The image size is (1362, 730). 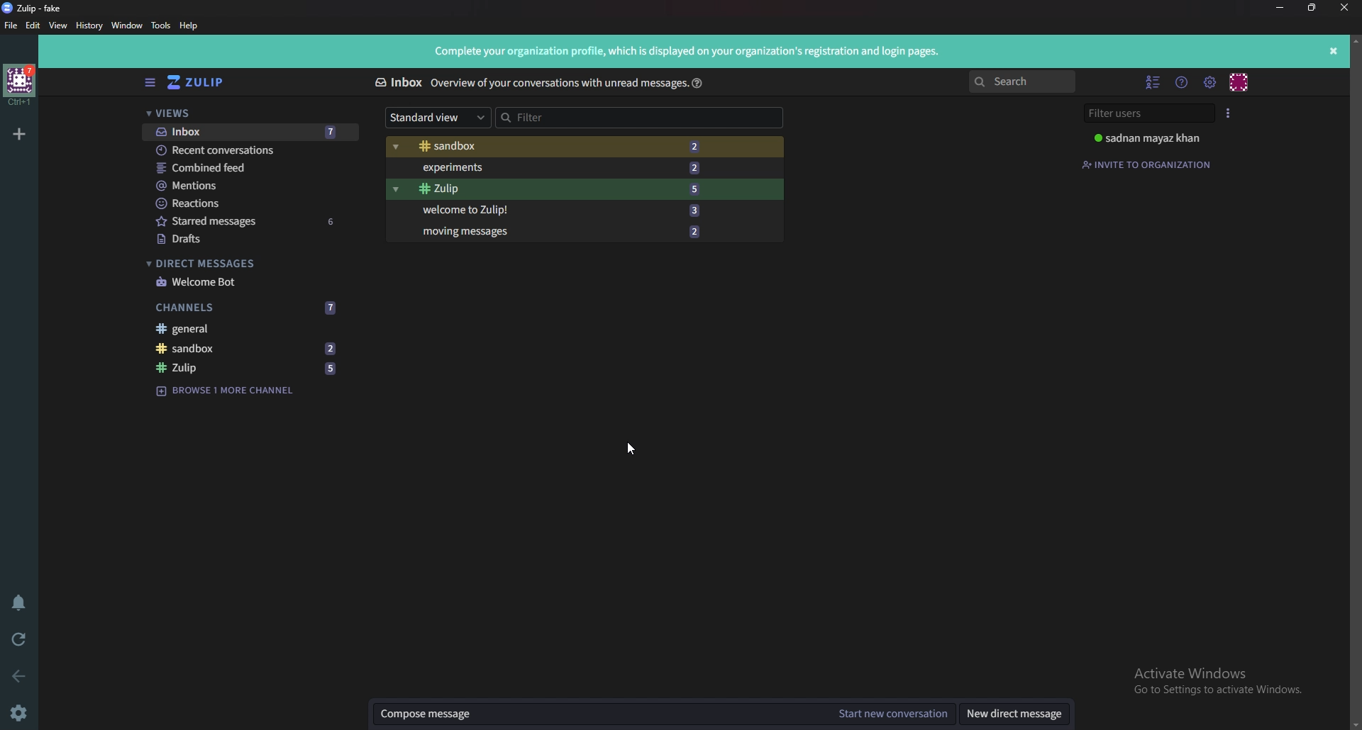 What do you see at coordinates (128, 26) in the screenshot?
I see `Window` at bounding box center [128, 26].